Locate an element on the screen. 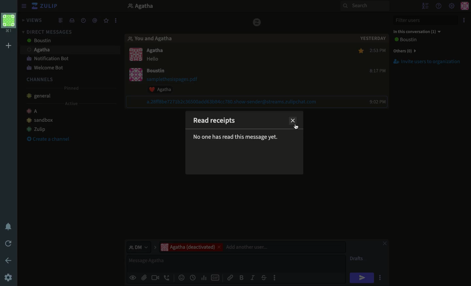 The image size is (471, 286). pointer is located at coordinates (298, 128).